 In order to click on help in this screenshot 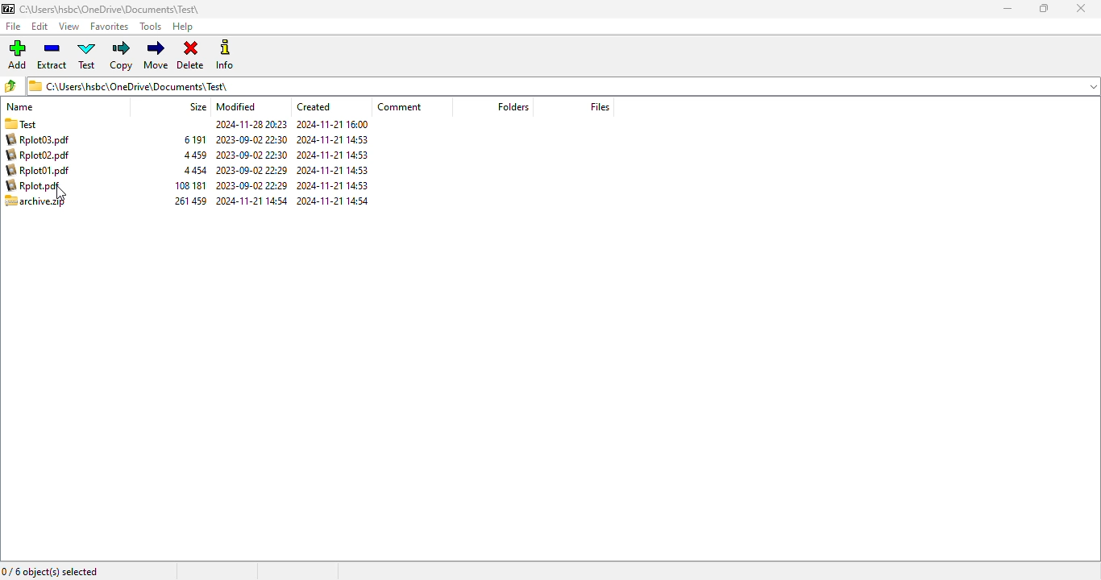, I will do `click(183, 27)`.